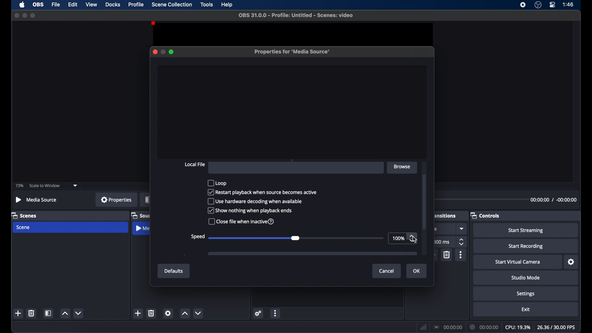 The height and width of the screenshot is (333, 592). Describe the element at coordinates (79, 313) in the screenshot. I see `decrement` at that location.